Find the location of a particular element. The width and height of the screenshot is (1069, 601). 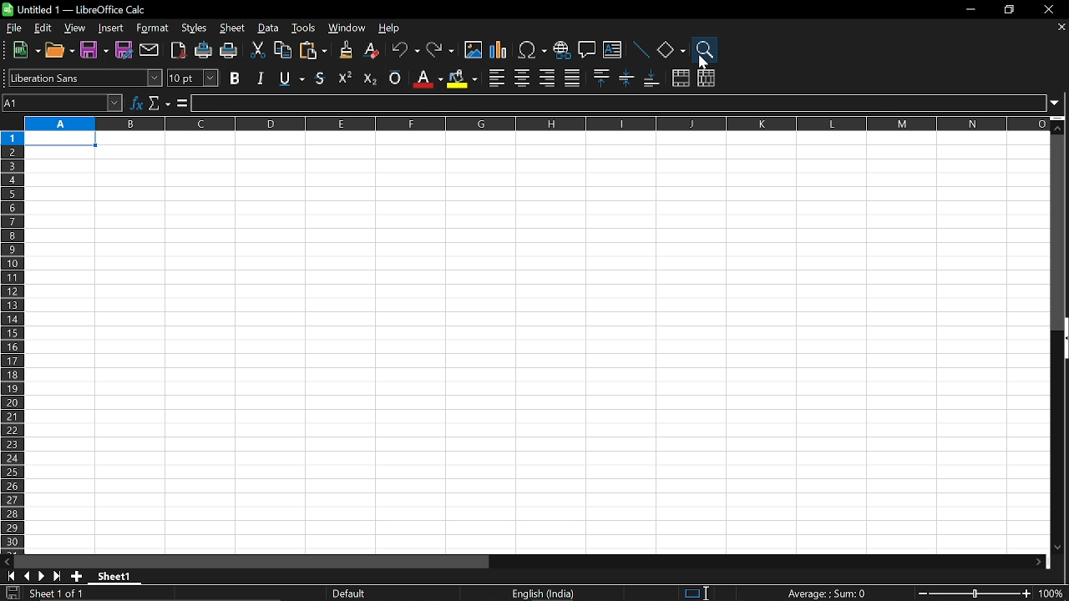

vertical scrollbar is located at coordinates (1062, 340).